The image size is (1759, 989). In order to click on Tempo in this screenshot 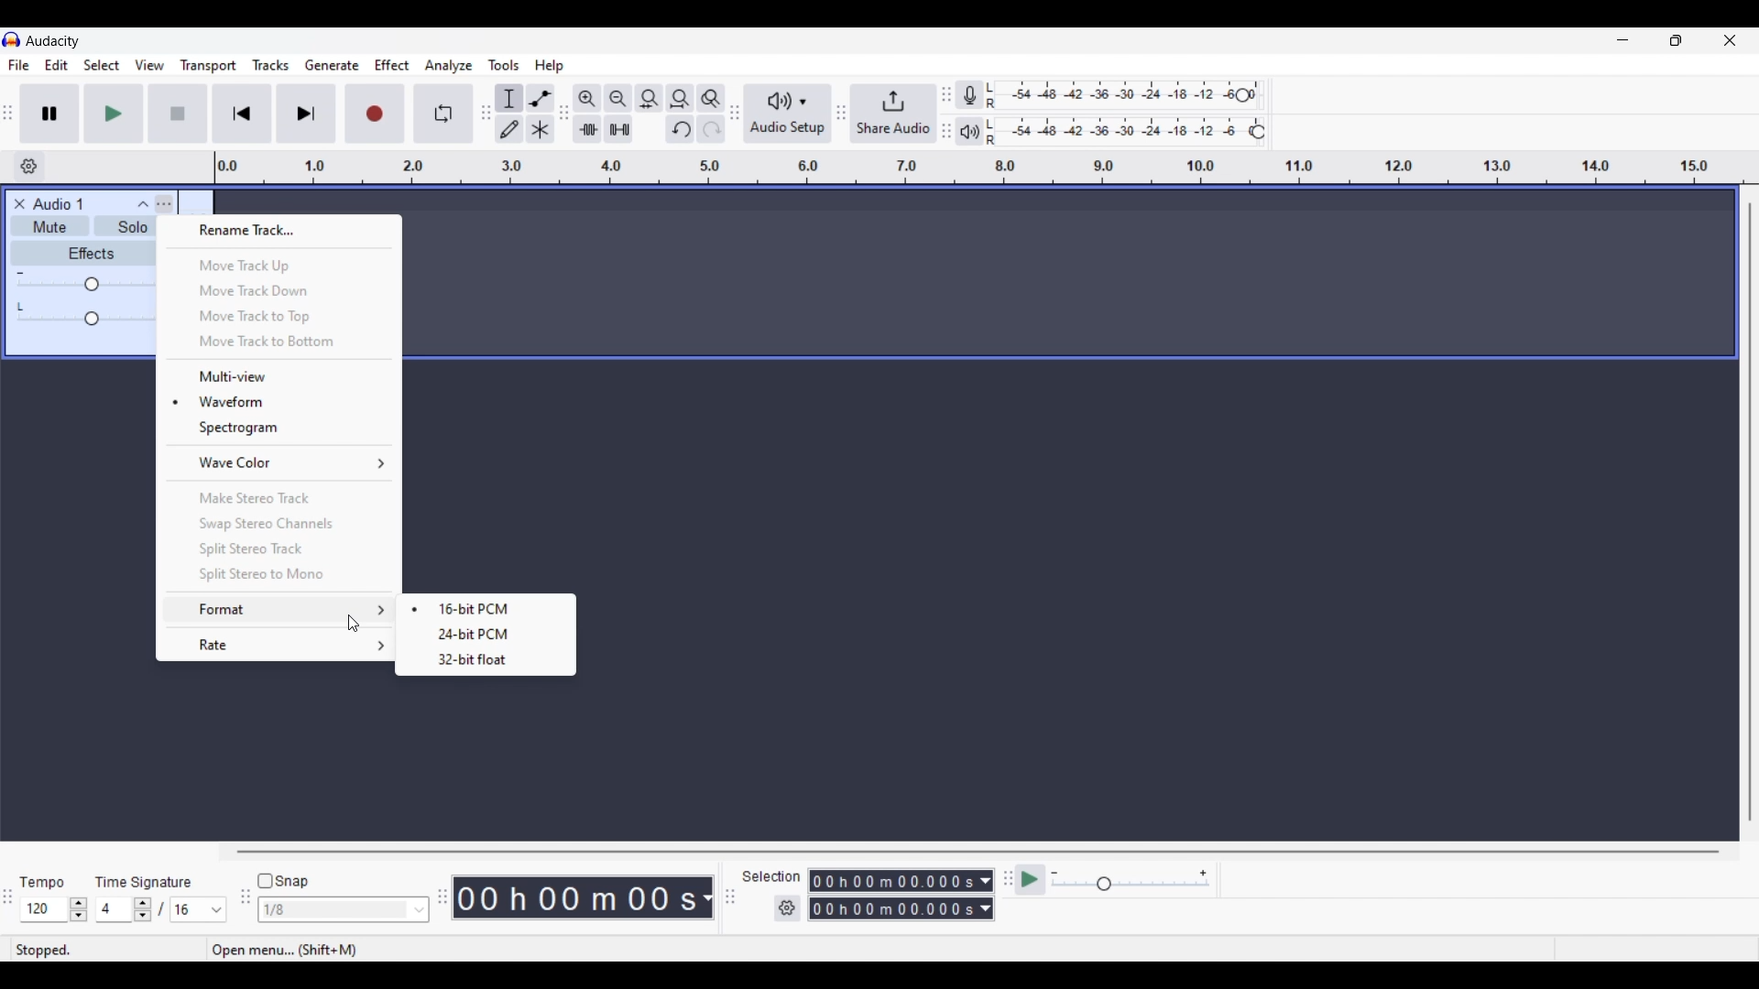, I will do `click(41, 881)`.